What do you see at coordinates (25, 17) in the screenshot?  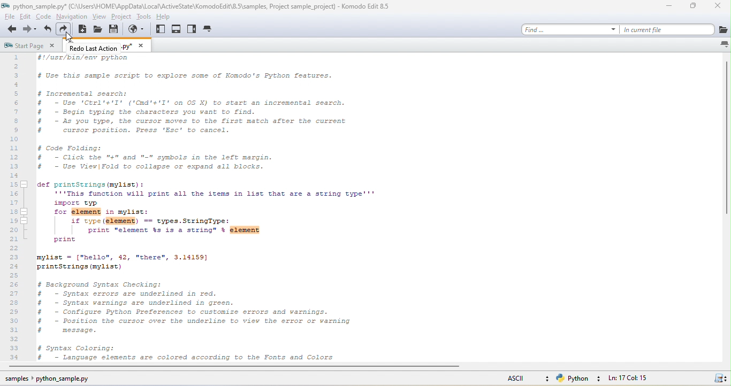 I see `edit` at bounding box center [25, 17].